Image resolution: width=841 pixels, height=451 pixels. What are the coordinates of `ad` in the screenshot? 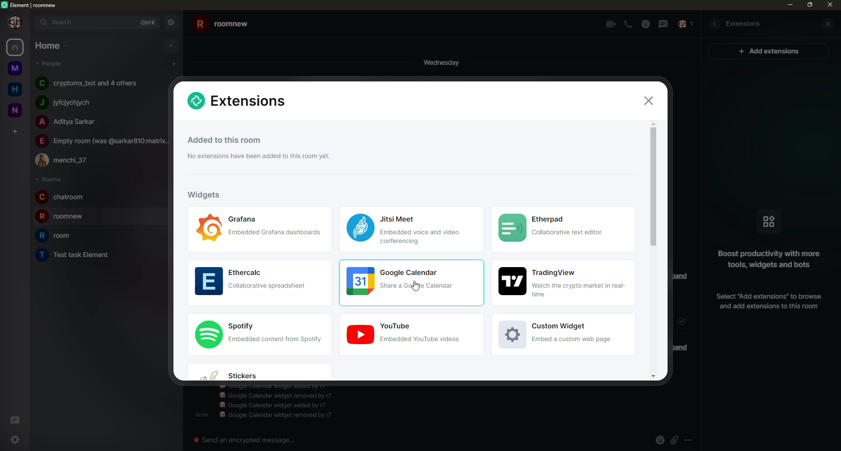 It's located at (773, 52).